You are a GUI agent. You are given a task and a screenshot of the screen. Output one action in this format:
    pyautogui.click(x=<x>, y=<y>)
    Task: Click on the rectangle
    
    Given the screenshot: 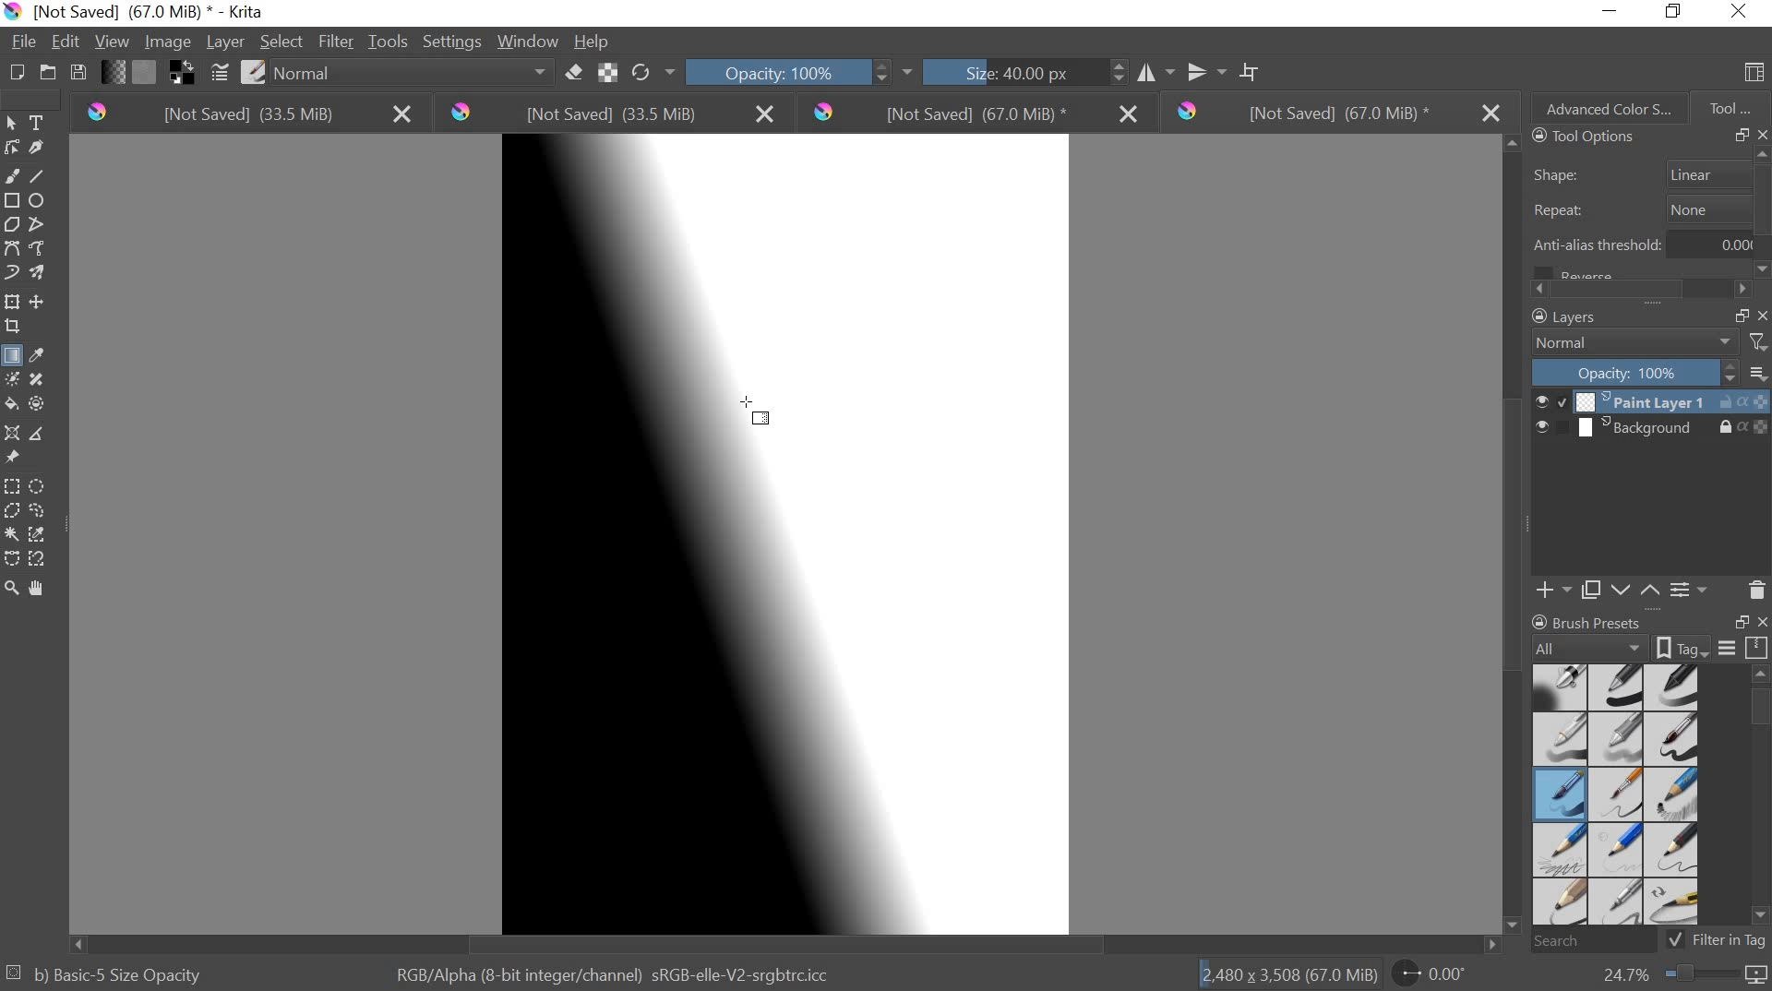 What is the action you would take?
    pyautogui.click(x=11, y=198)
    